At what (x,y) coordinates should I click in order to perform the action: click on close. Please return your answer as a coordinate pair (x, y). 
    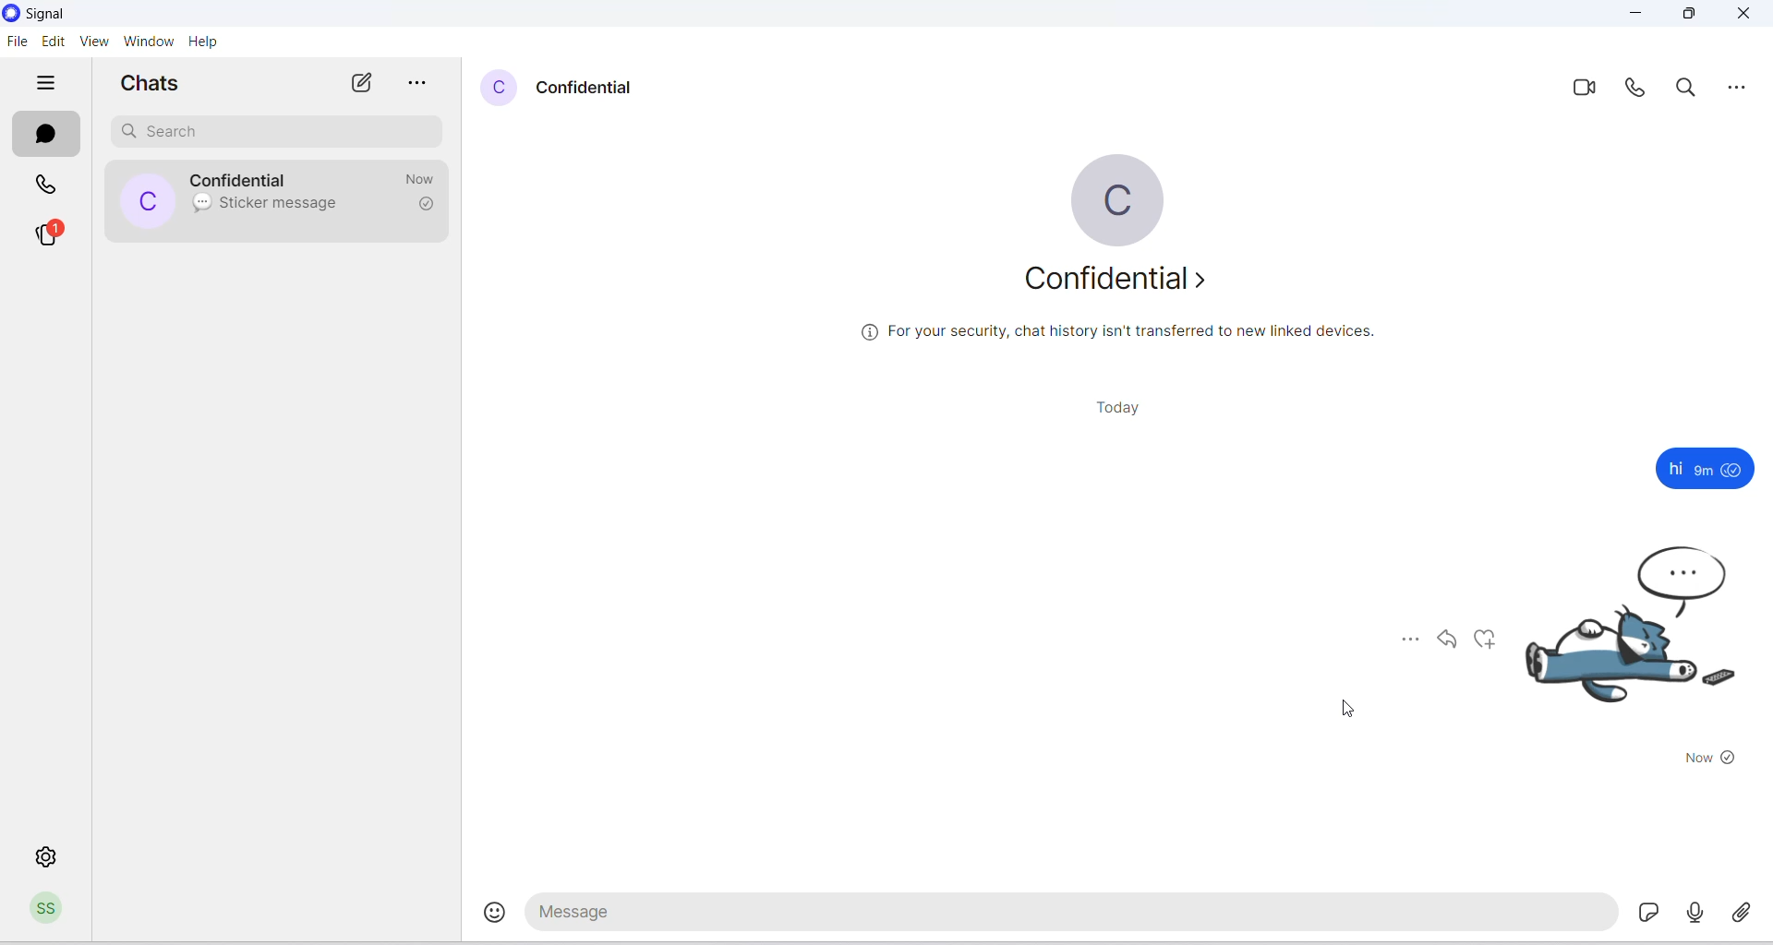
    Looking at the image, I should click on (1746, 16).